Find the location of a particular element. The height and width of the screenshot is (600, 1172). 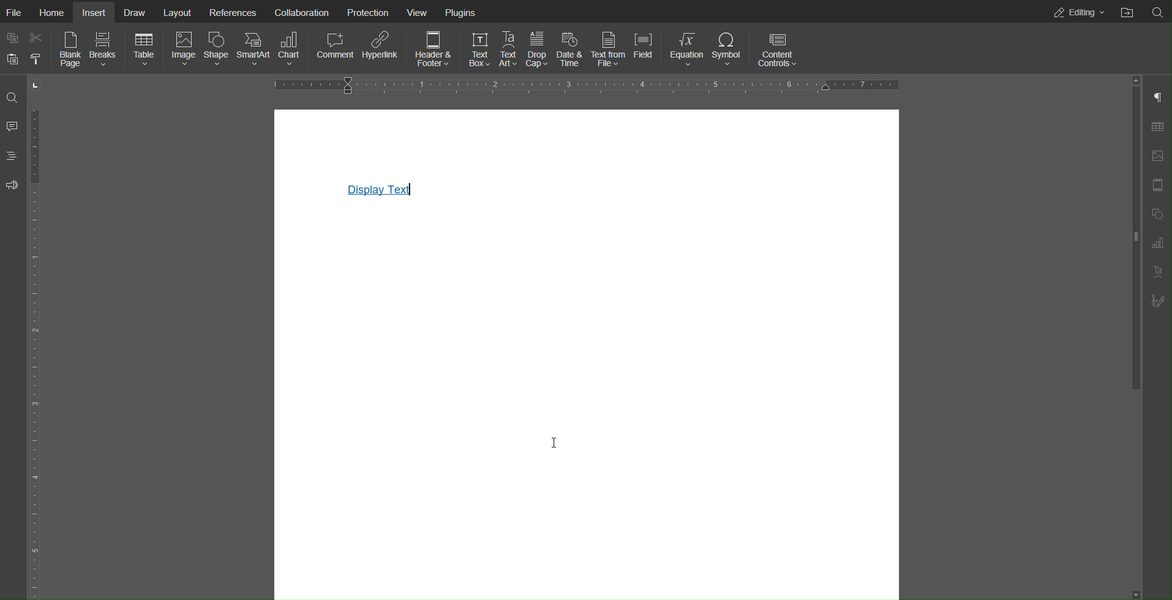

Date & Time is located at coordinates (574, 50).